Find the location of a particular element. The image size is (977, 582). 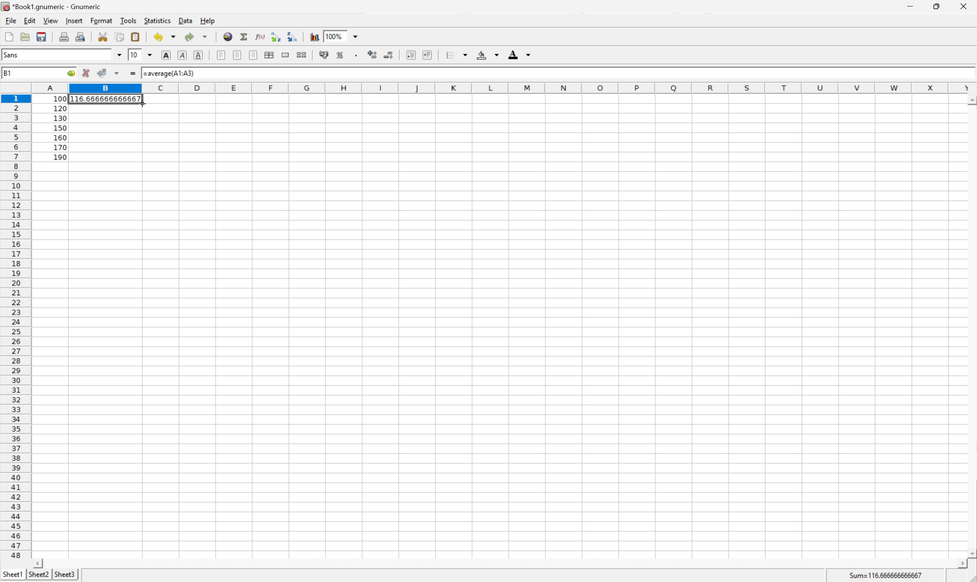

Go to is located at coordinates (71, 74).